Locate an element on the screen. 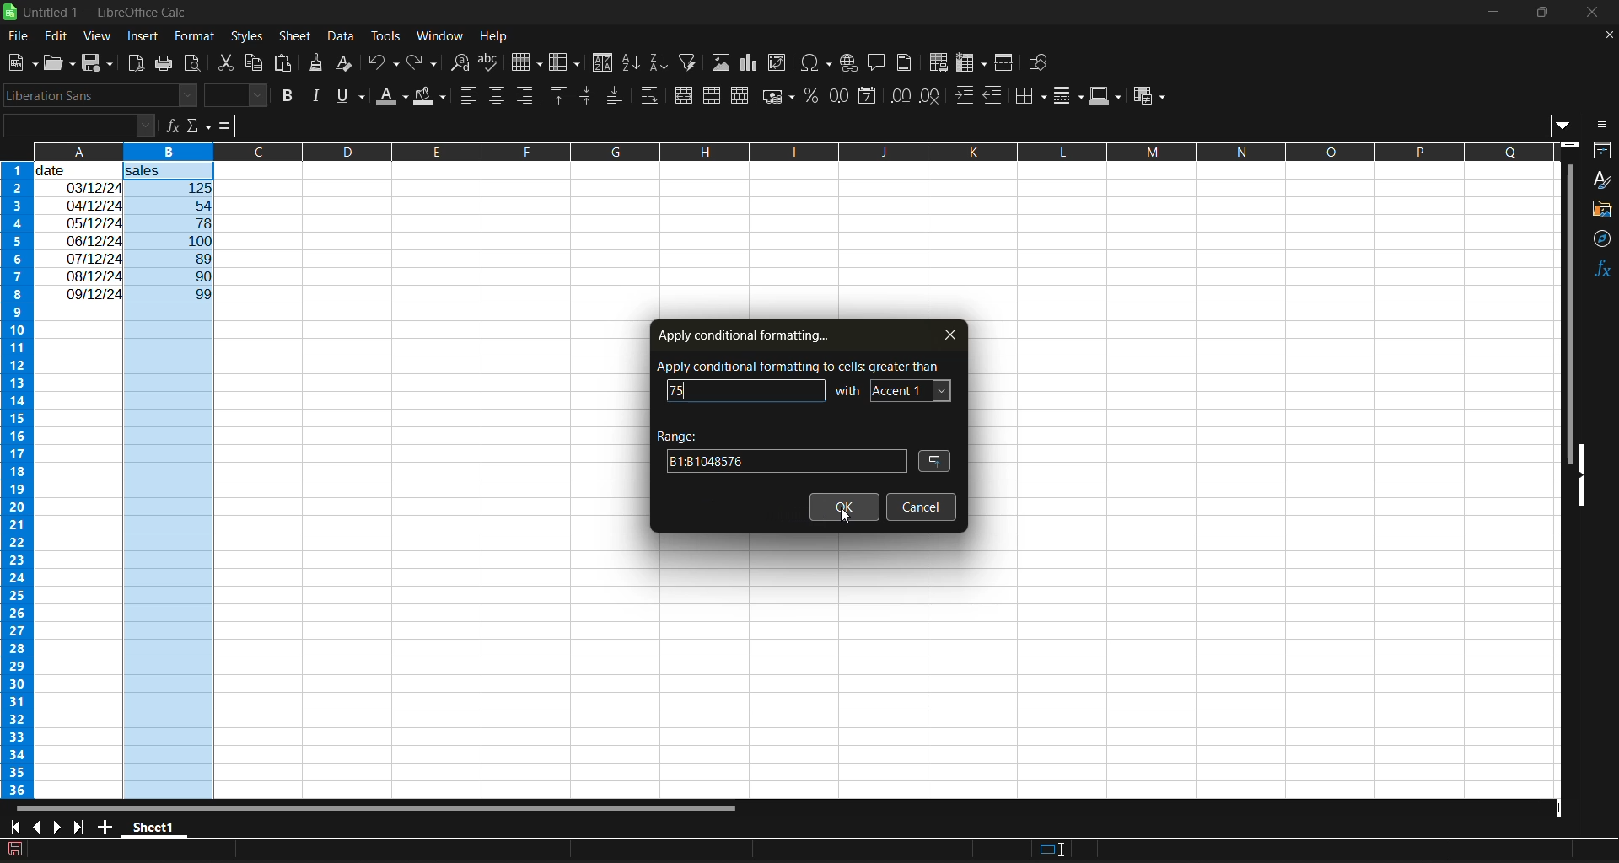 The height and width of the screenshot is (863, 1619). unmerge cells is located at coordinates (740, 97).